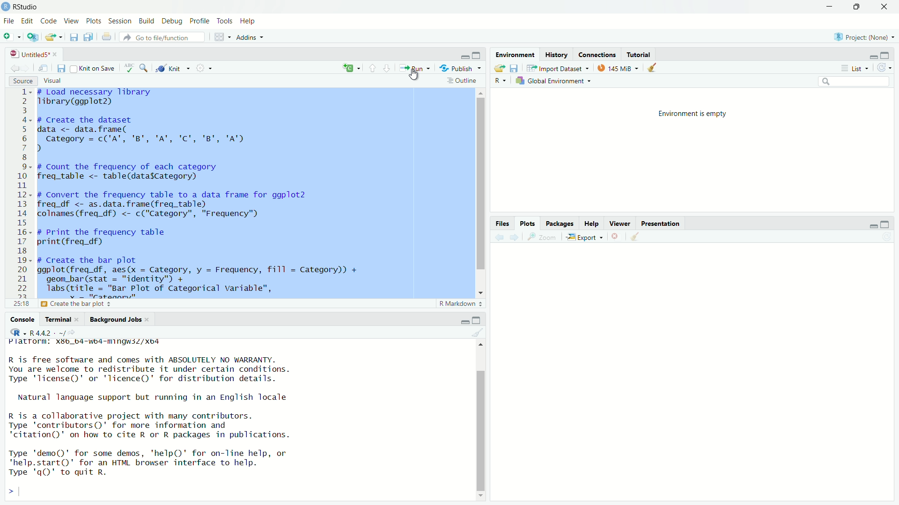 Image resolution: width=899 pixels, height=505 pixels. I want to click on Create the bar plot, so click(101, 304).